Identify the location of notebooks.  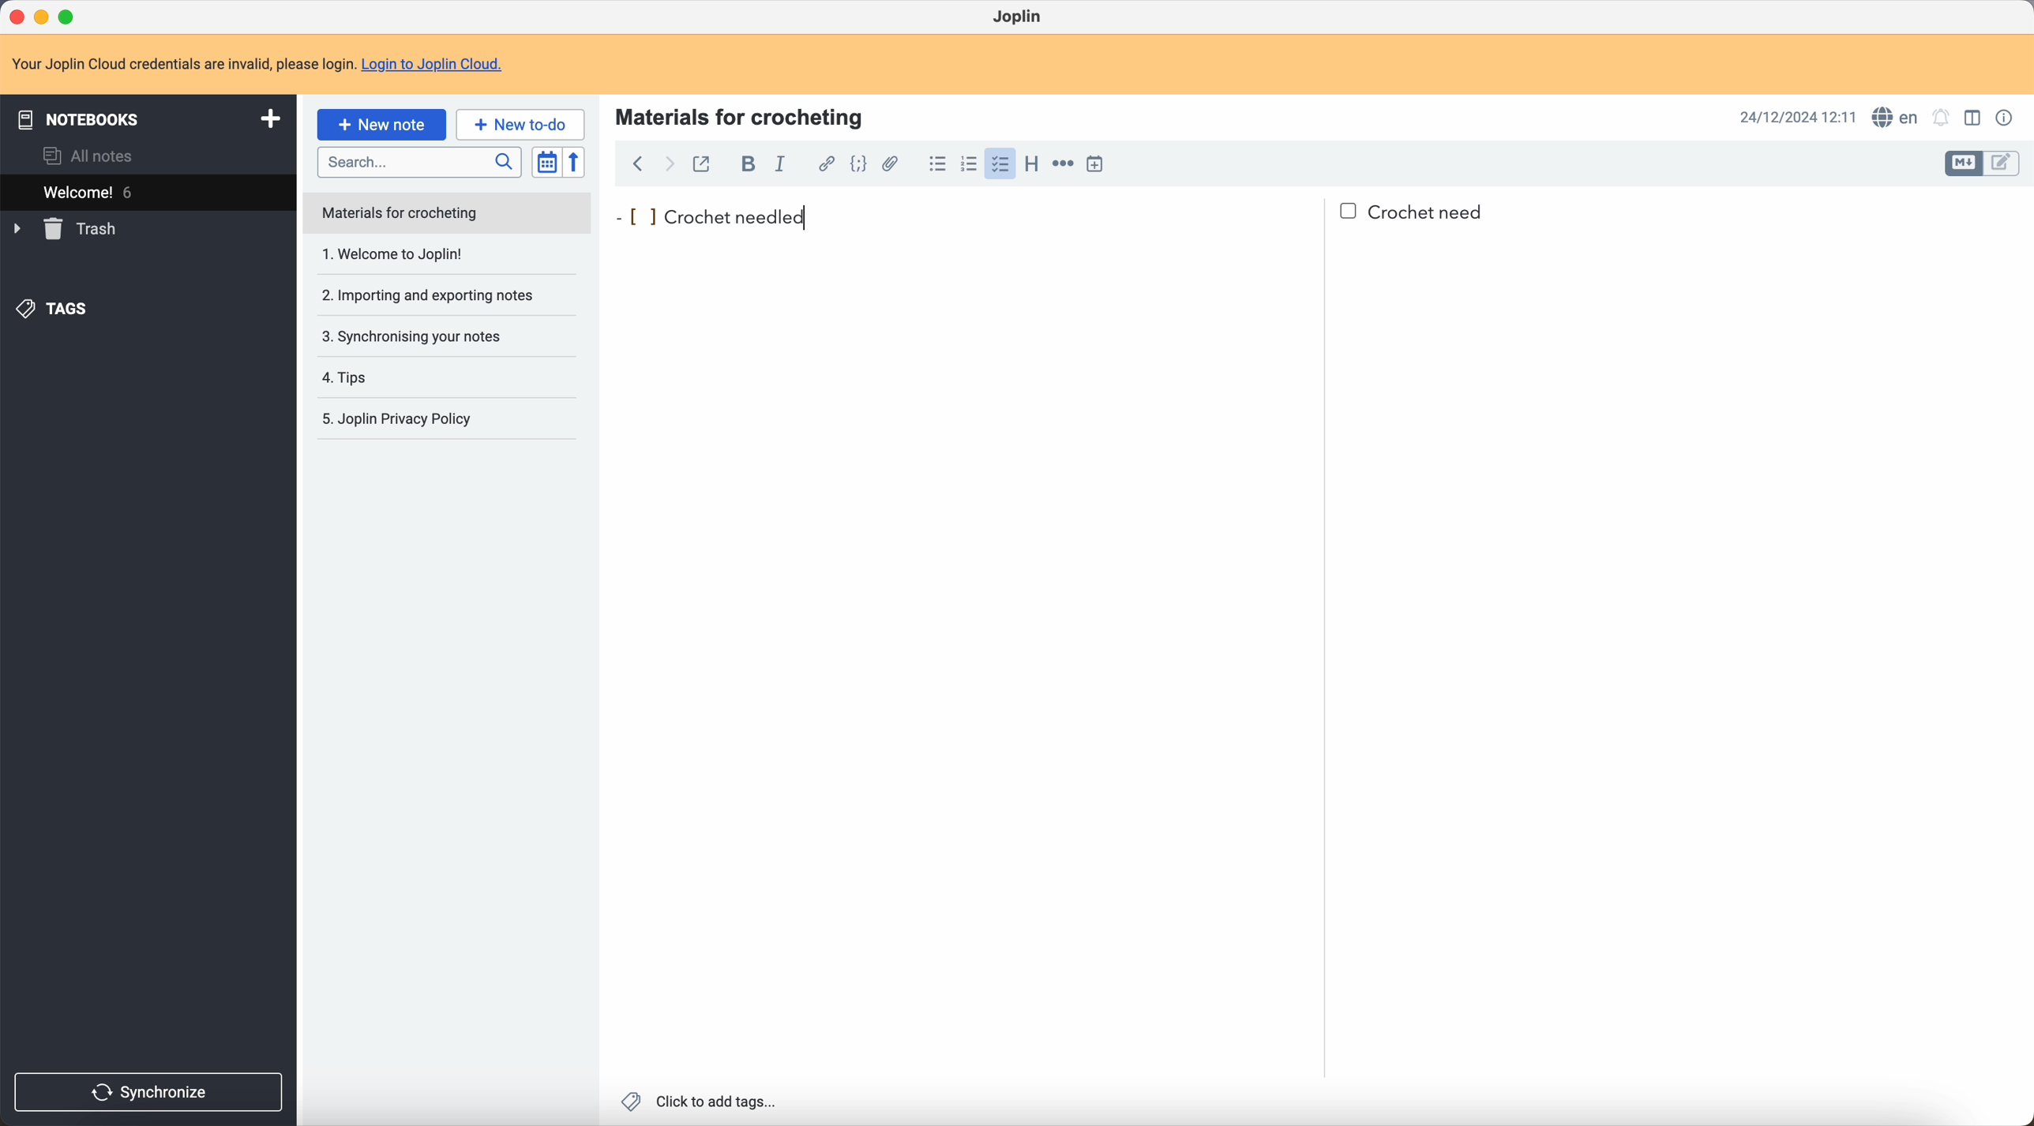
(146, 117).